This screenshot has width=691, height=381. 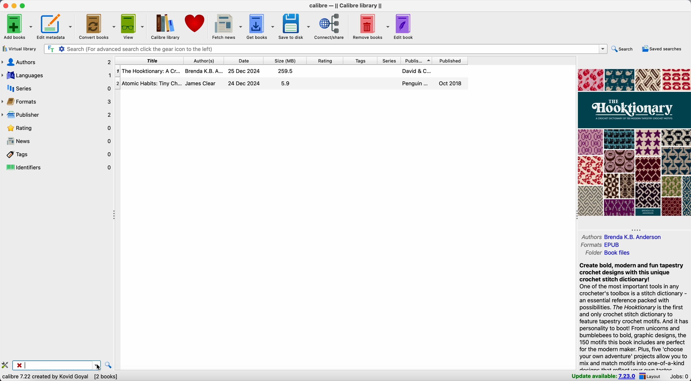 I want to click on search, so click(x=623, y=49).